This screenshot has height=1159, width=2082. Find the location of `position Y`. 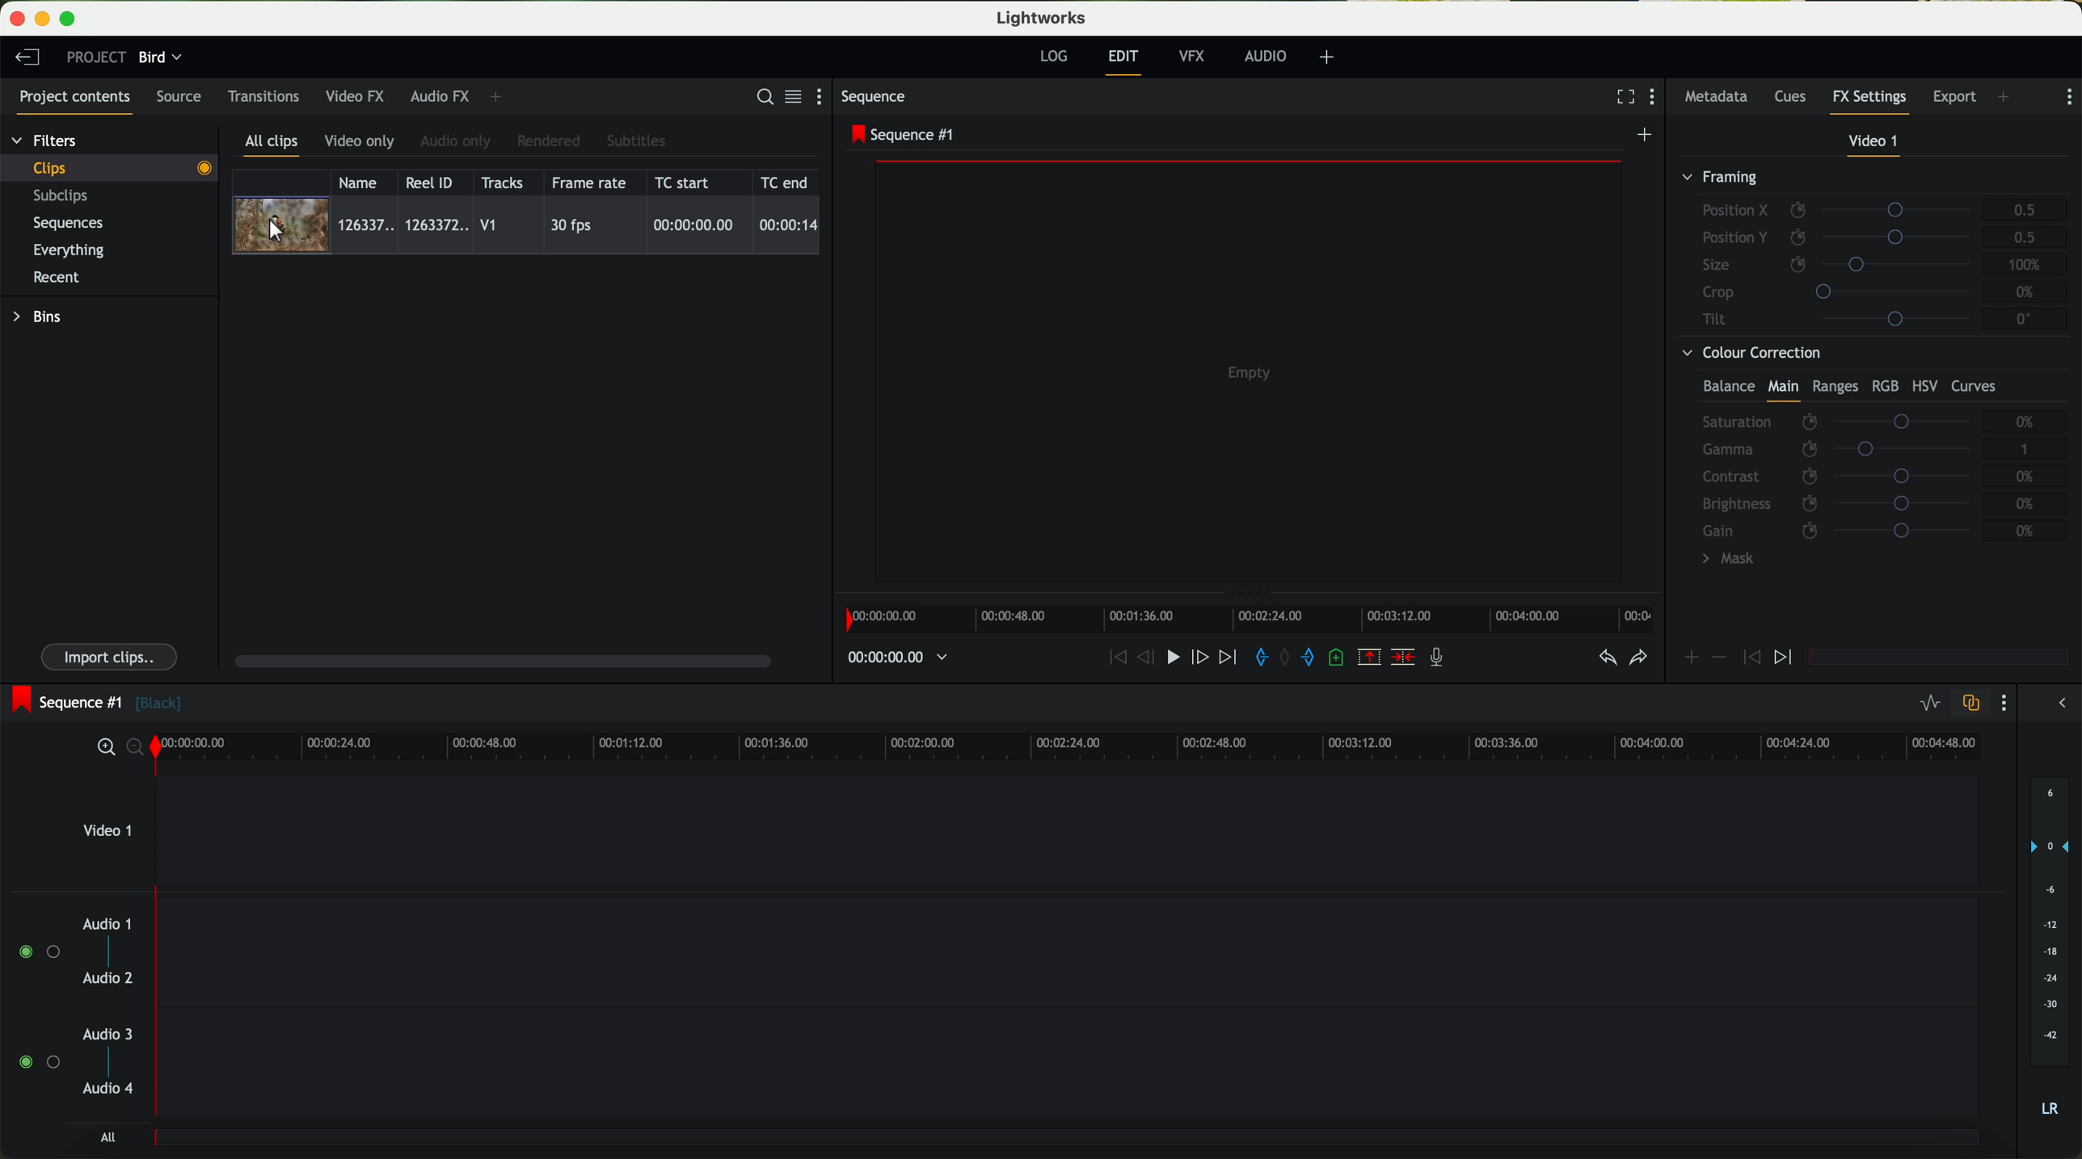

position Y is located at coordinates (1843, 237).